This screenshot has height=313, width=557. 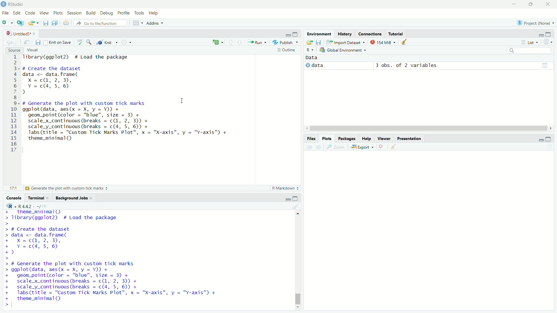 I want to click on move up, so click(x=298, y=215).